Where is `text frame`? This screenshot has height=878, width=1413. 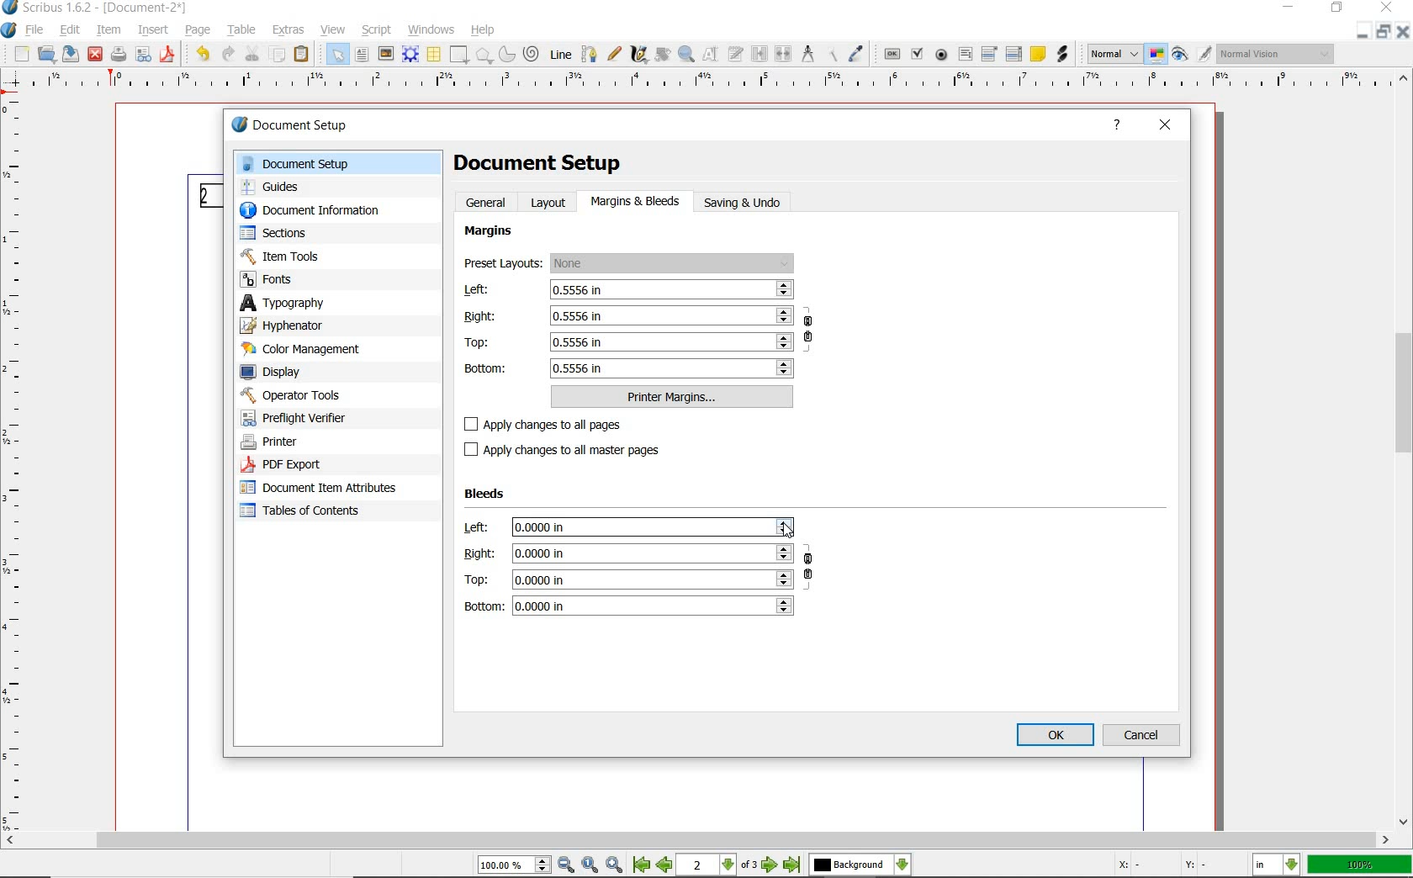 text frame is located at coordinates (362, 56).